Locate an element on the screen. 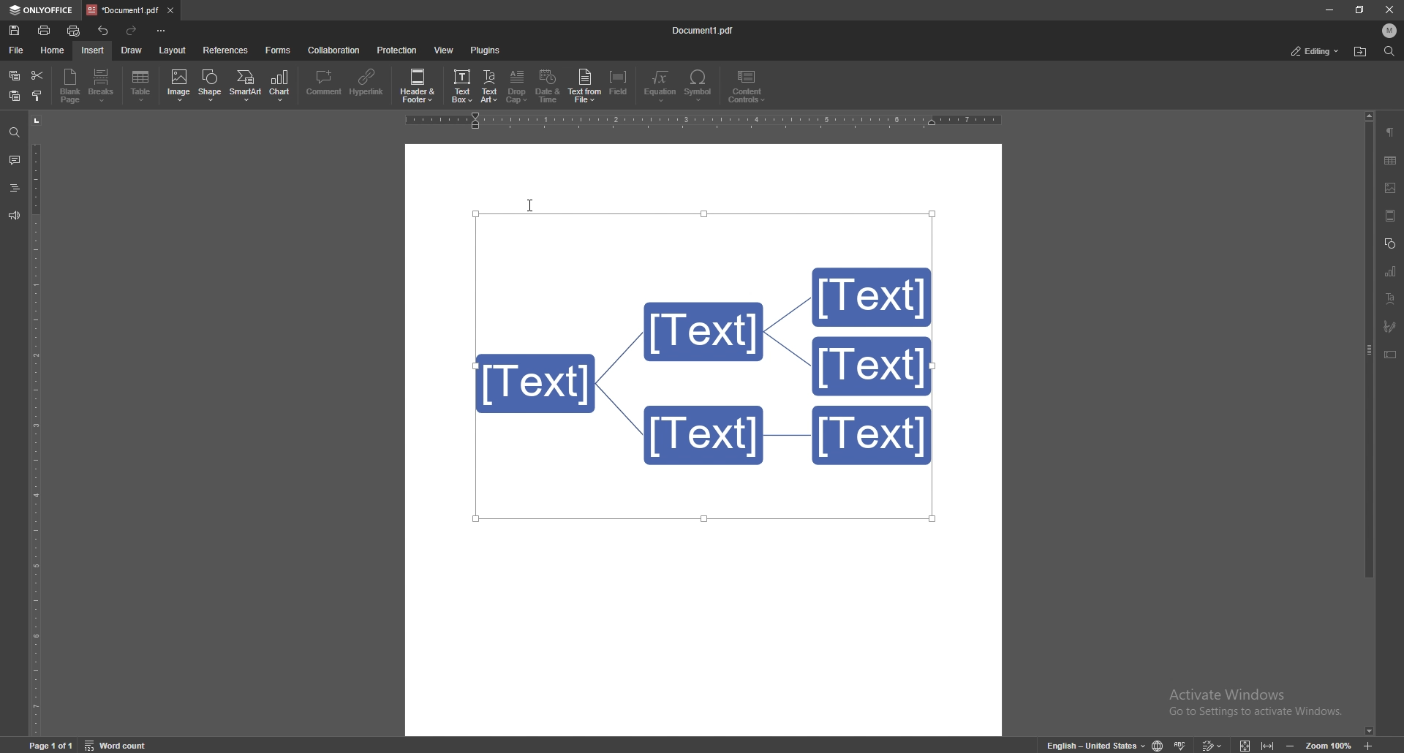  header and footer is located at coordinates (1392, 216).